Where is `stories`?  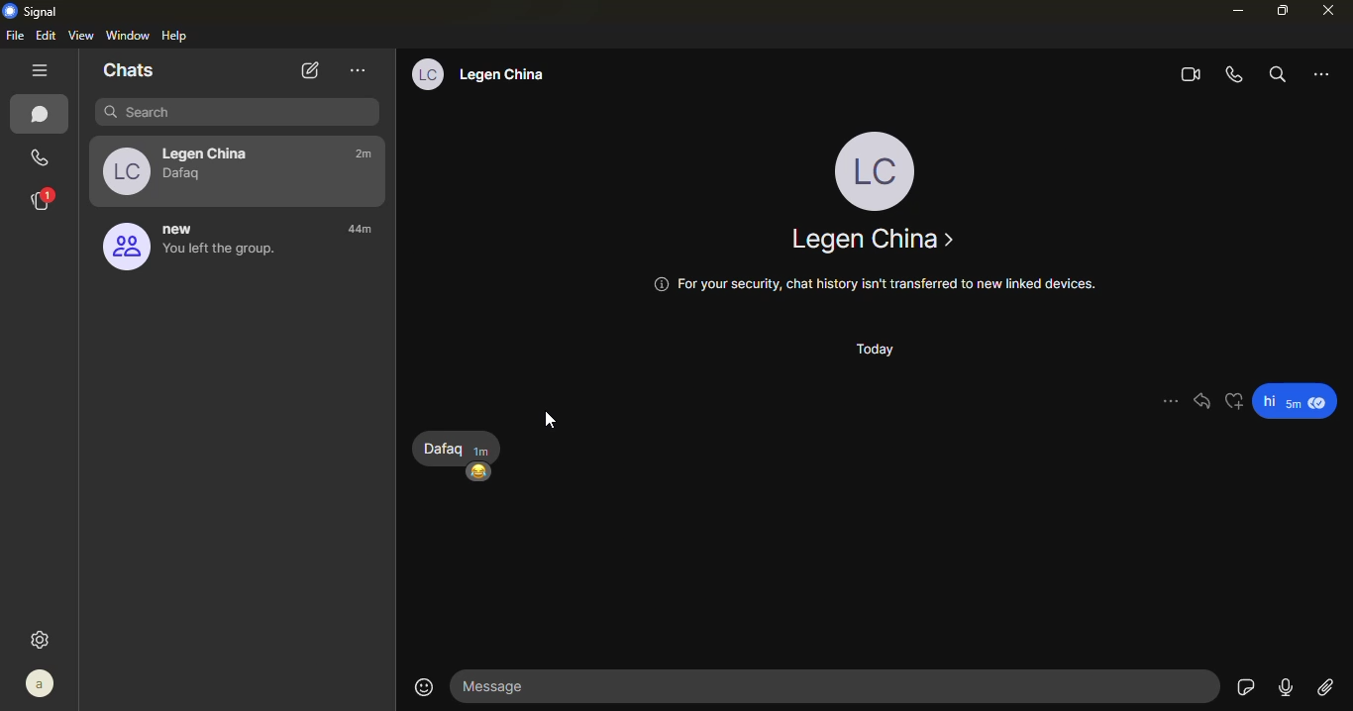 stories is located at coordinates (42, 200).